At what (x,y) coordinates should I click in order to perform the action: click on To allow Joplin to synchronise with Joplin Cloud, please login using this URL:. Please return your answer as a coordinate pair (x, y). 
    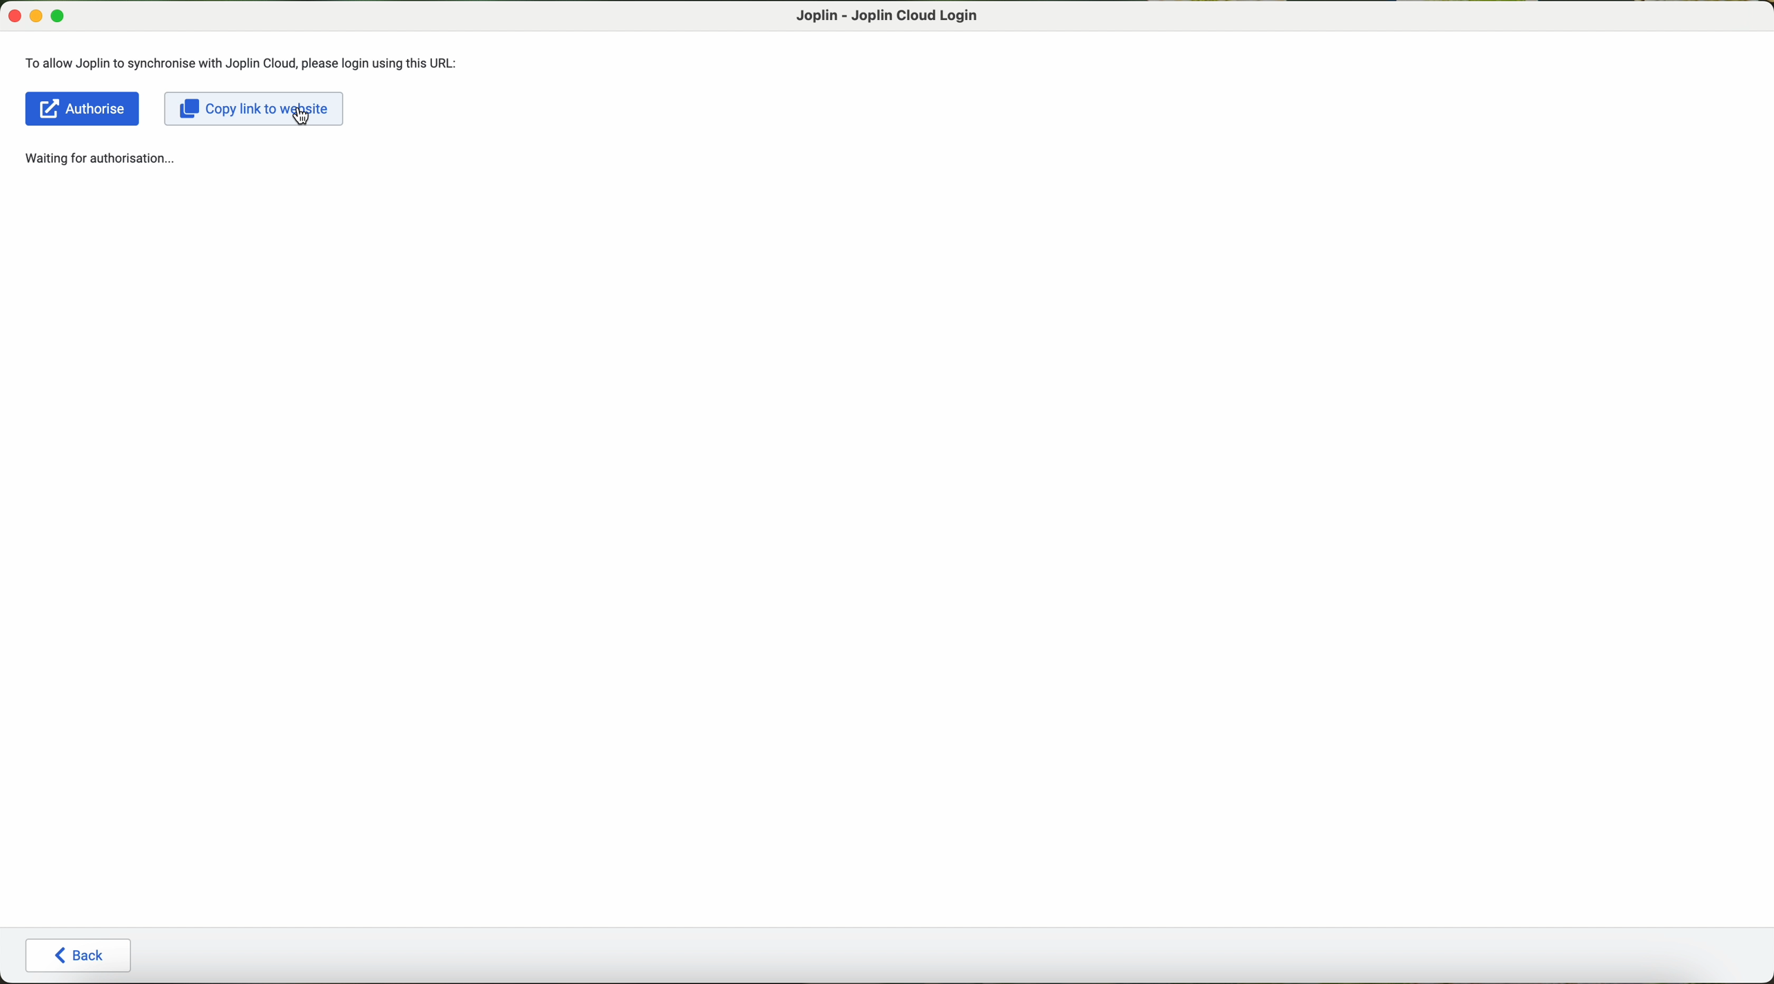
    Looking at the image, I should click on (249, 64).